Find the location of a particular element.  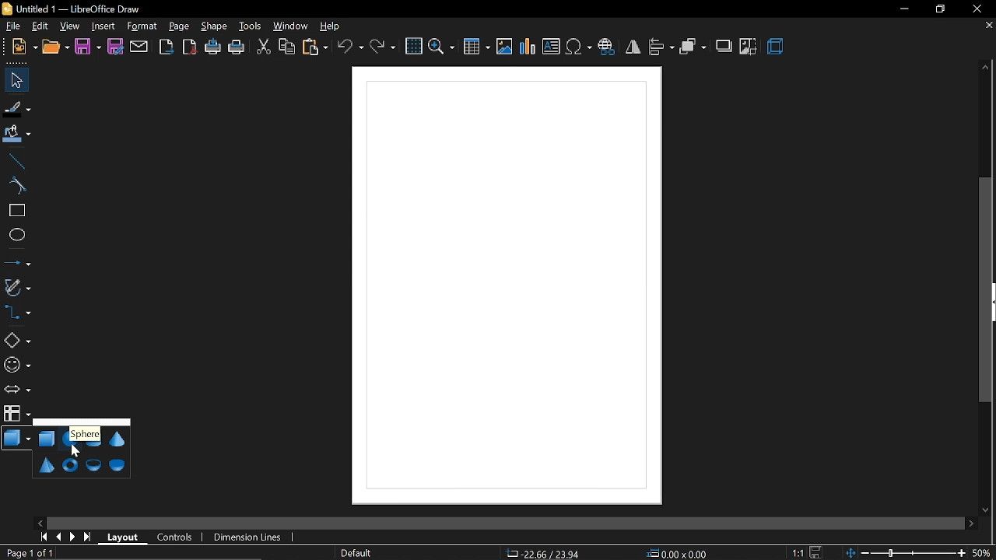

align is located at coordinates (661, 46).